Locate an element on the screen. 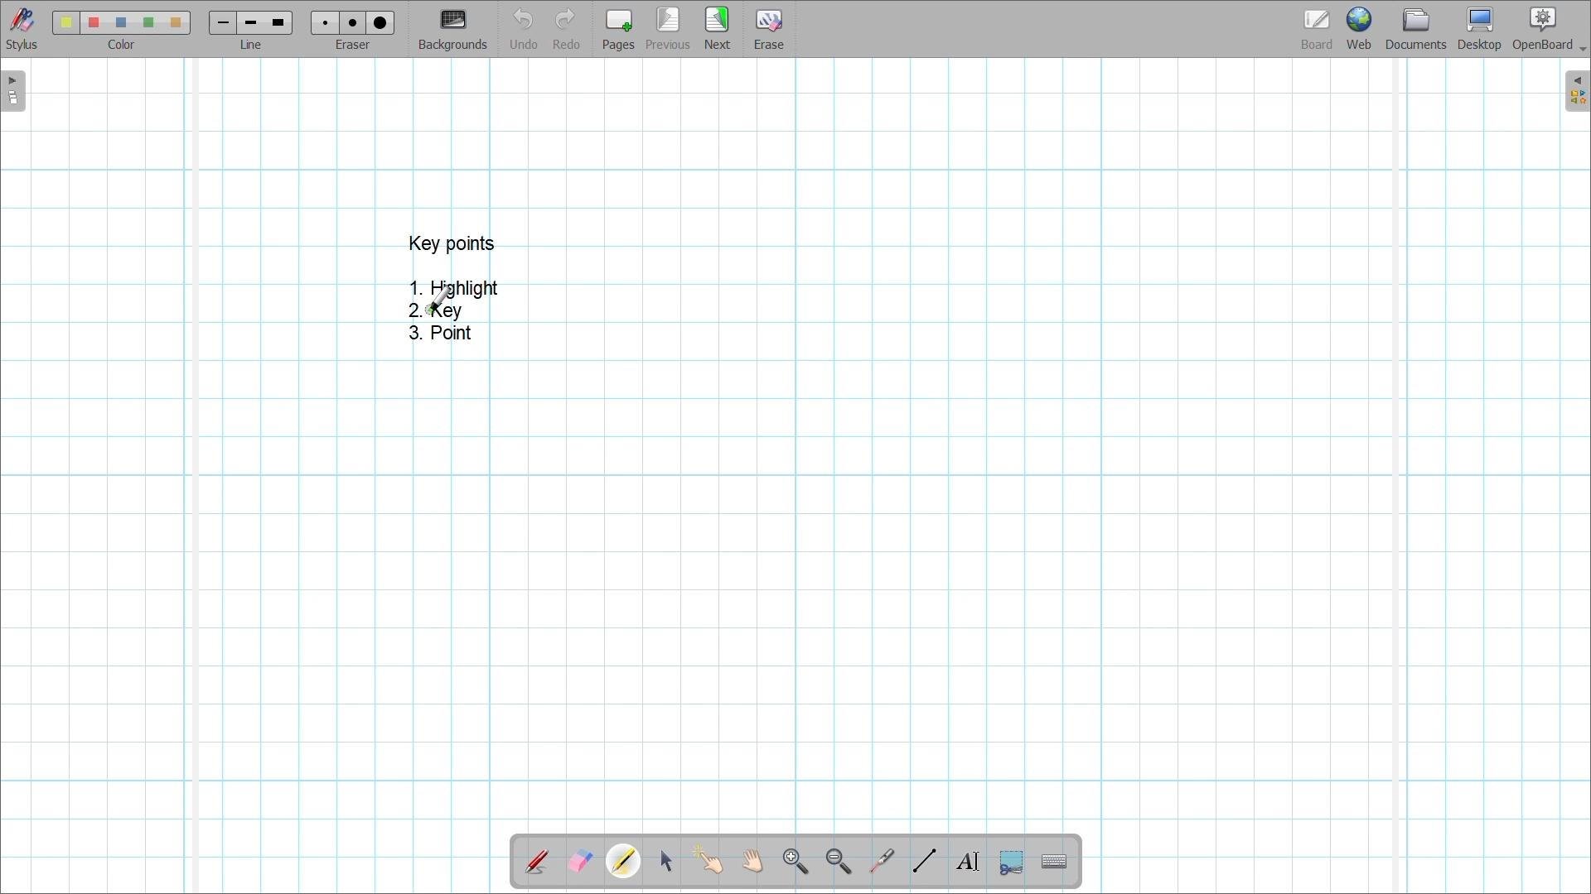 The height and width of the screenshot is (894, 1591). Board is located at coordinates (1318, 30).